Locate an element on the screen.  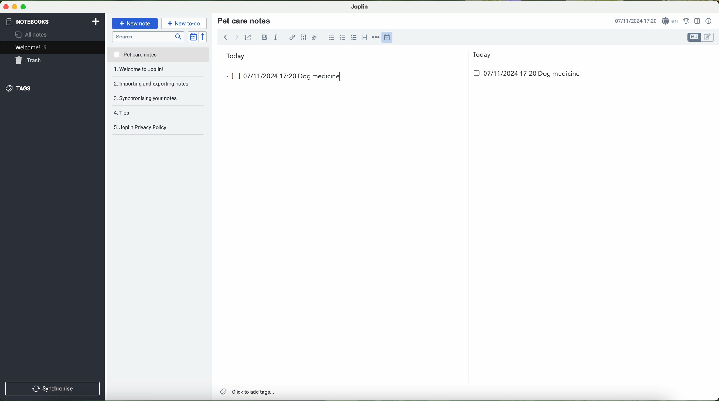
attach file is located at coordinates (315, 37).